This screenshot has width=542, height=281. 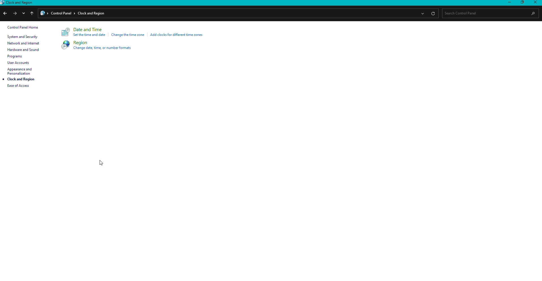 I want to click on next, so click(x=14, y=13).